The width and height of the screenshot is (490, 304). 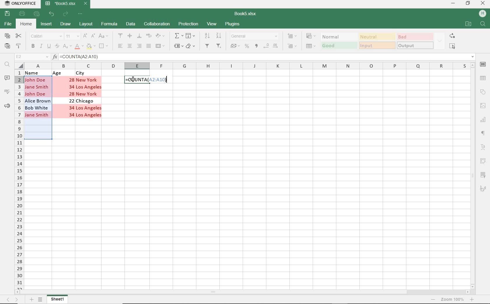 What do you see at coordinates (483, 134) in the screenshot?
I see `PARAGRAPH SETTINGS` at bounding box center [483, 134].